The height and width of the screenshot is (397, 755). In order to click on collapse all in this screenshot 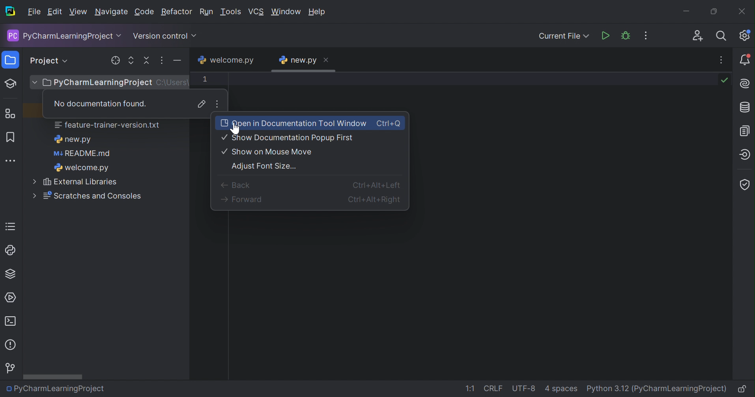, I will do `click(146, 61)`.